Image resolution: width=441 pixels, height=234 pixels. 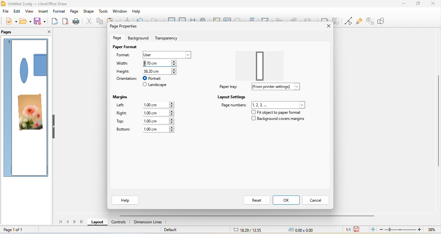 I want to click on from printer settings, so click(x=274, y=87).